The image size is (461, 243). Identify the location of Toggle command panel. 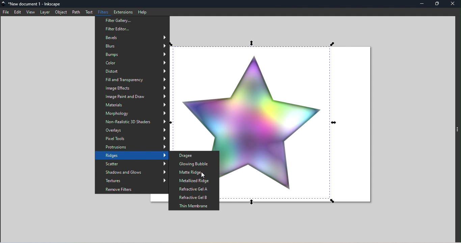
(458, 130).